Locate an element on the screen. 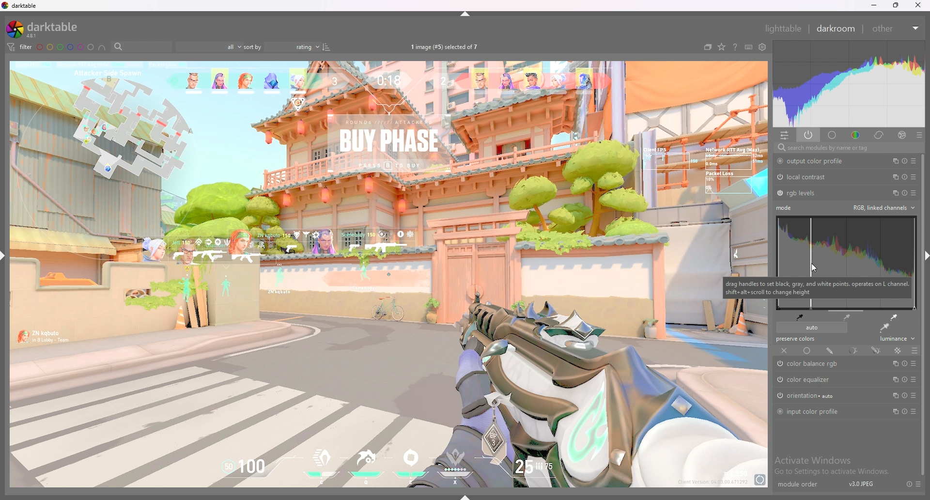 The height and width of the screenshot is (500, 930). change type of overlays is located at coordinates (722, 47).